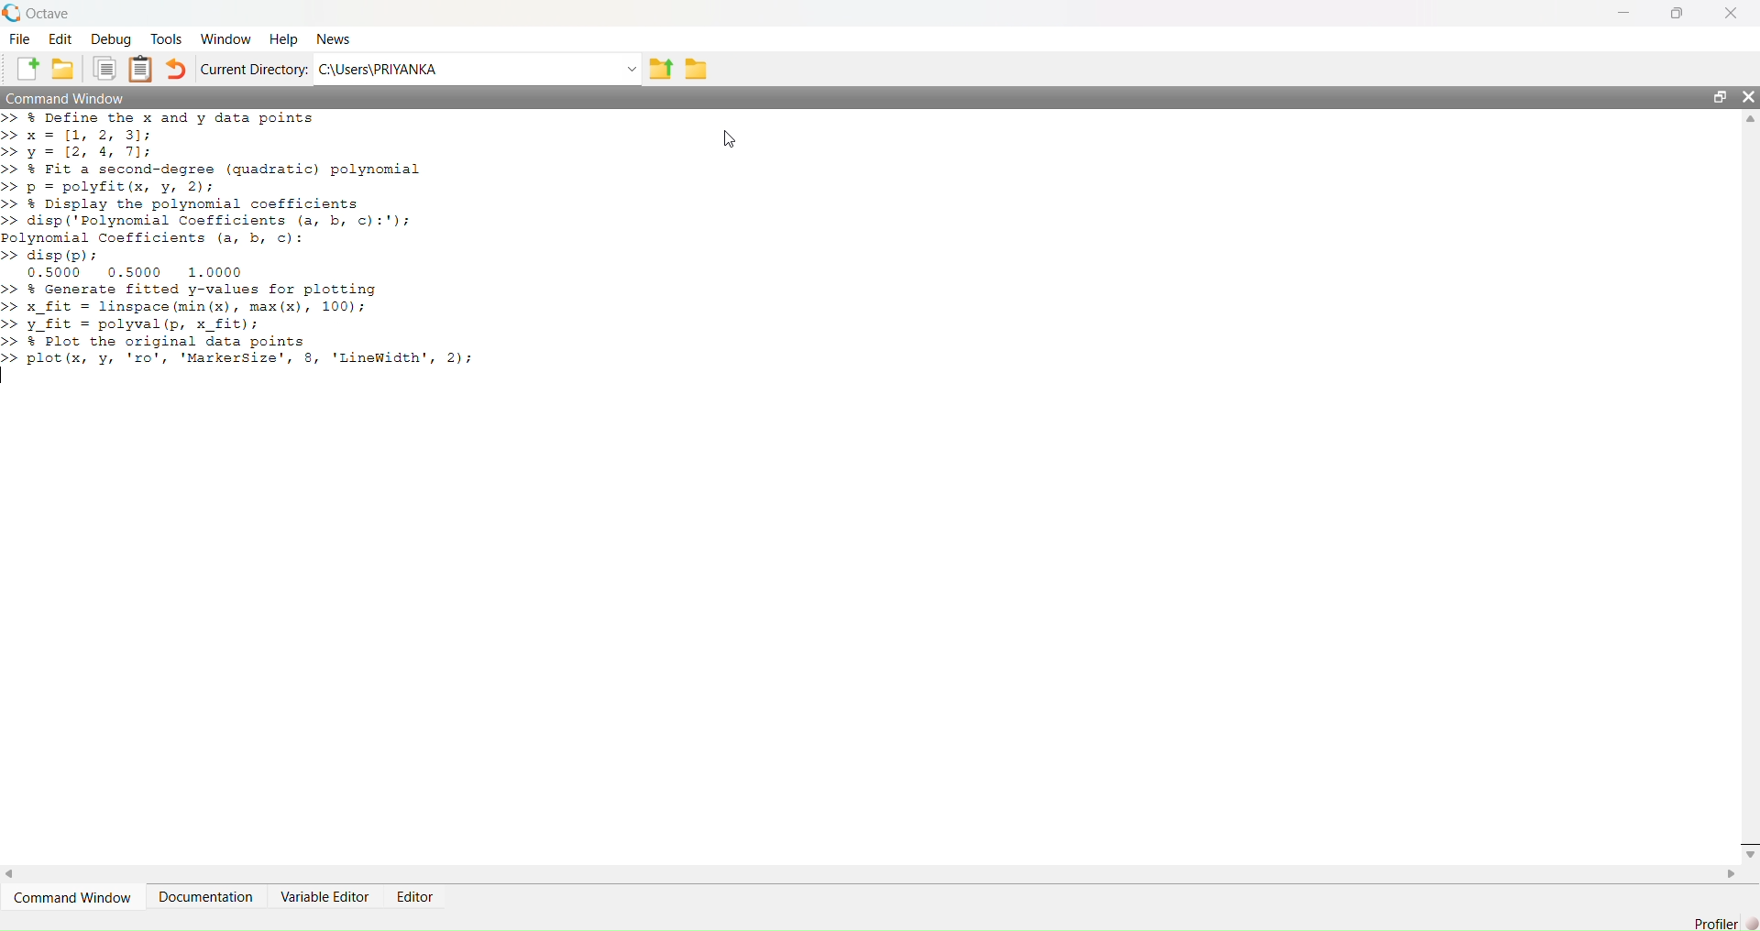 Image resolution: width=1760 pixels, height=931 pixels. I want to click on Current Directory:, so click(253, 69).